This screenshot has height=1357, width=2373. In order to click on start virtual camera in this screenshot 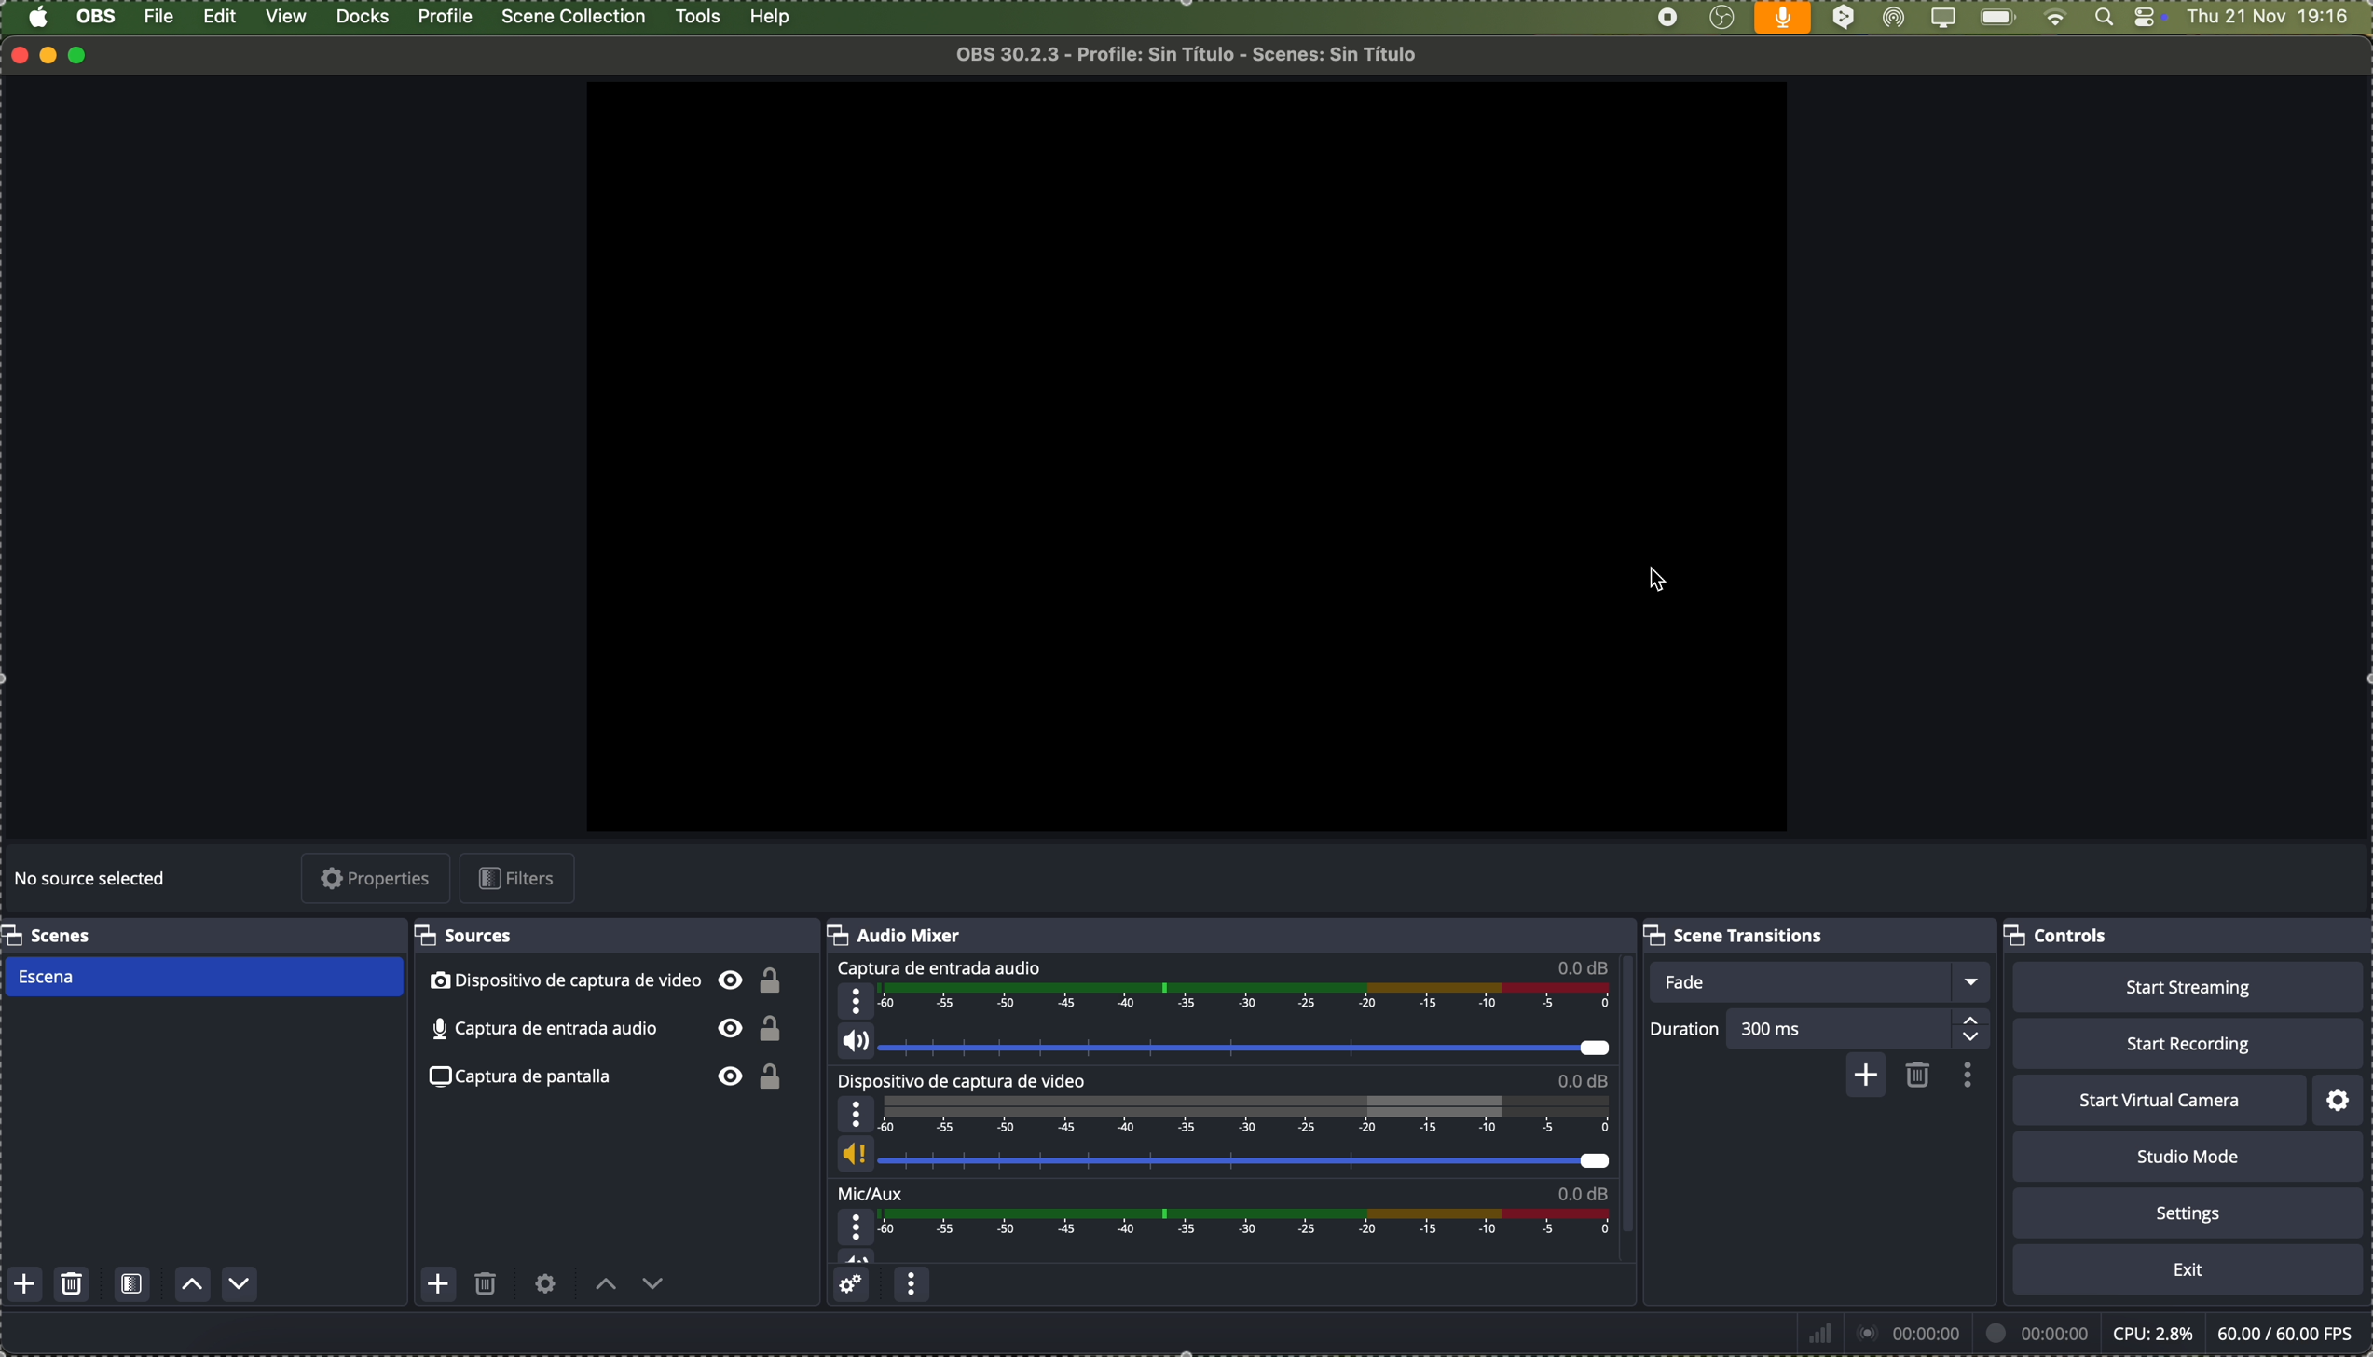, I will do `click(2159, 1101)`.